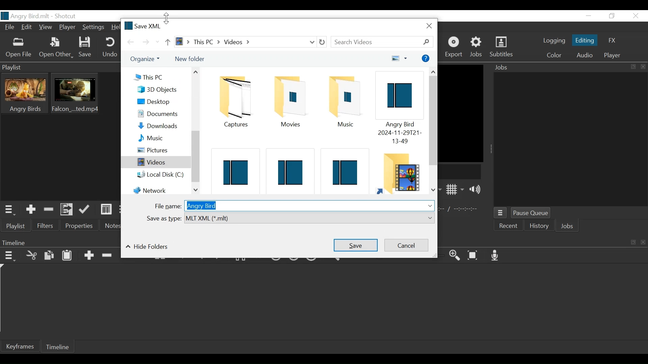  I want to click on View as Detail, so click(106, 211).